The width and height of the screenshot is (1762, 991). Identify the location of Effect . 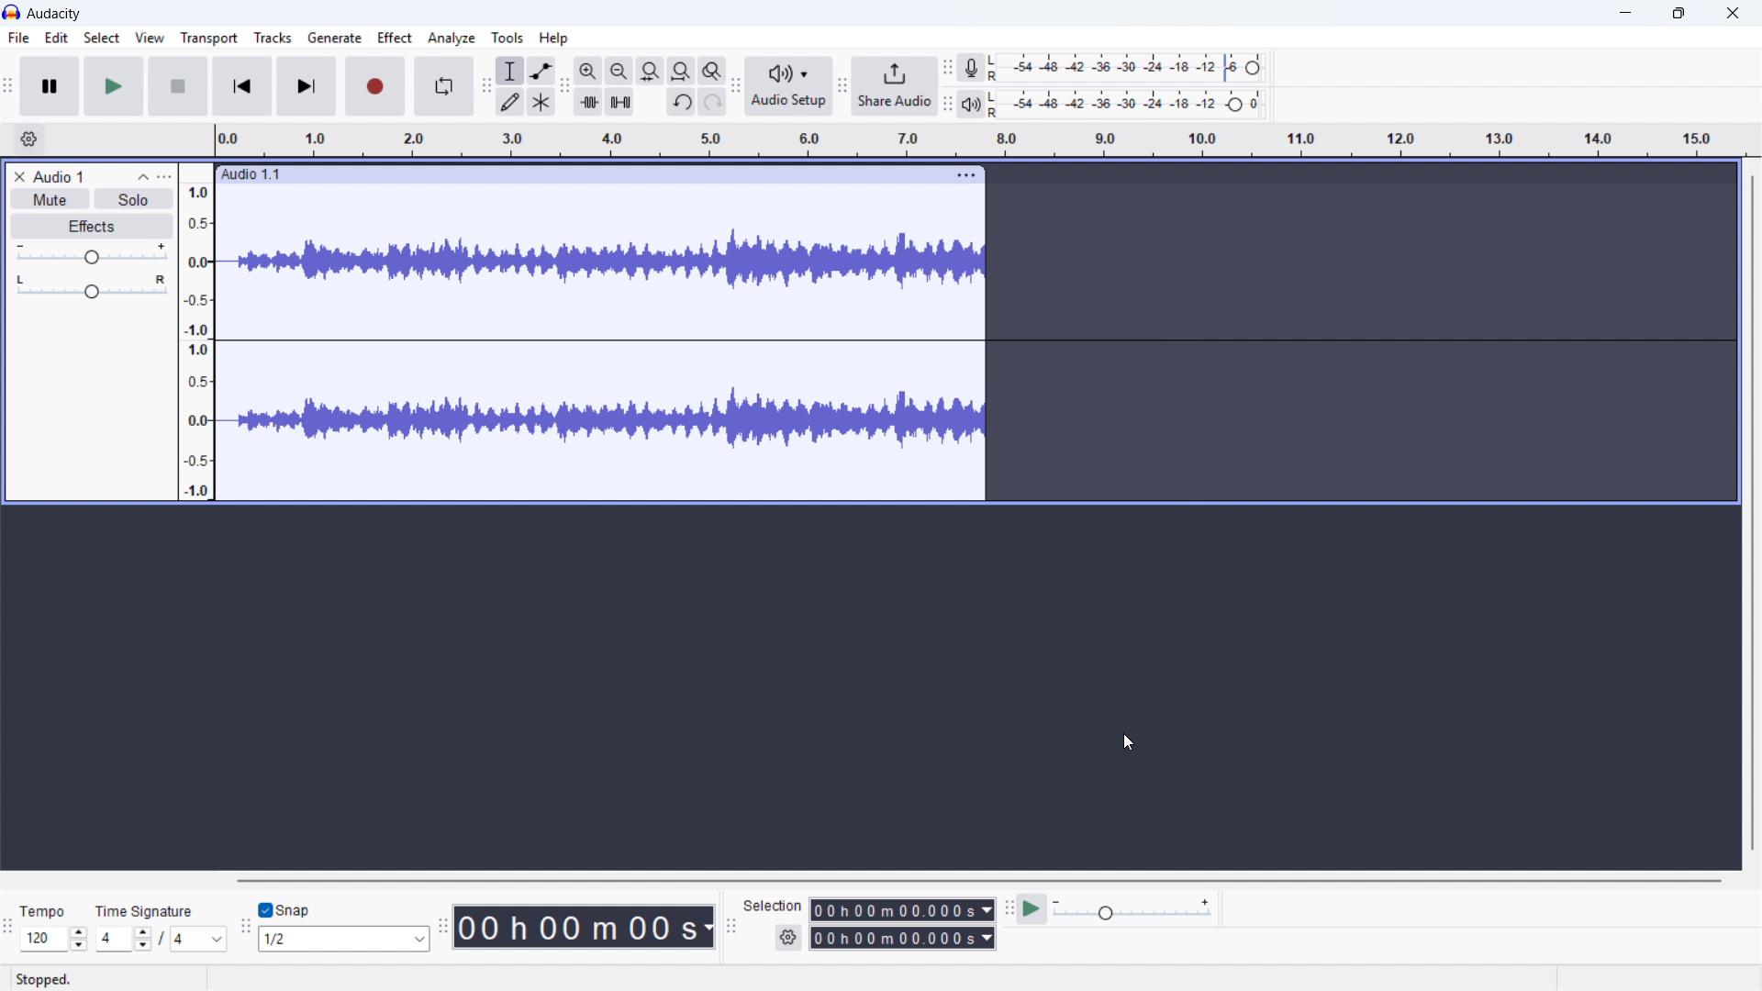
(394, 37).